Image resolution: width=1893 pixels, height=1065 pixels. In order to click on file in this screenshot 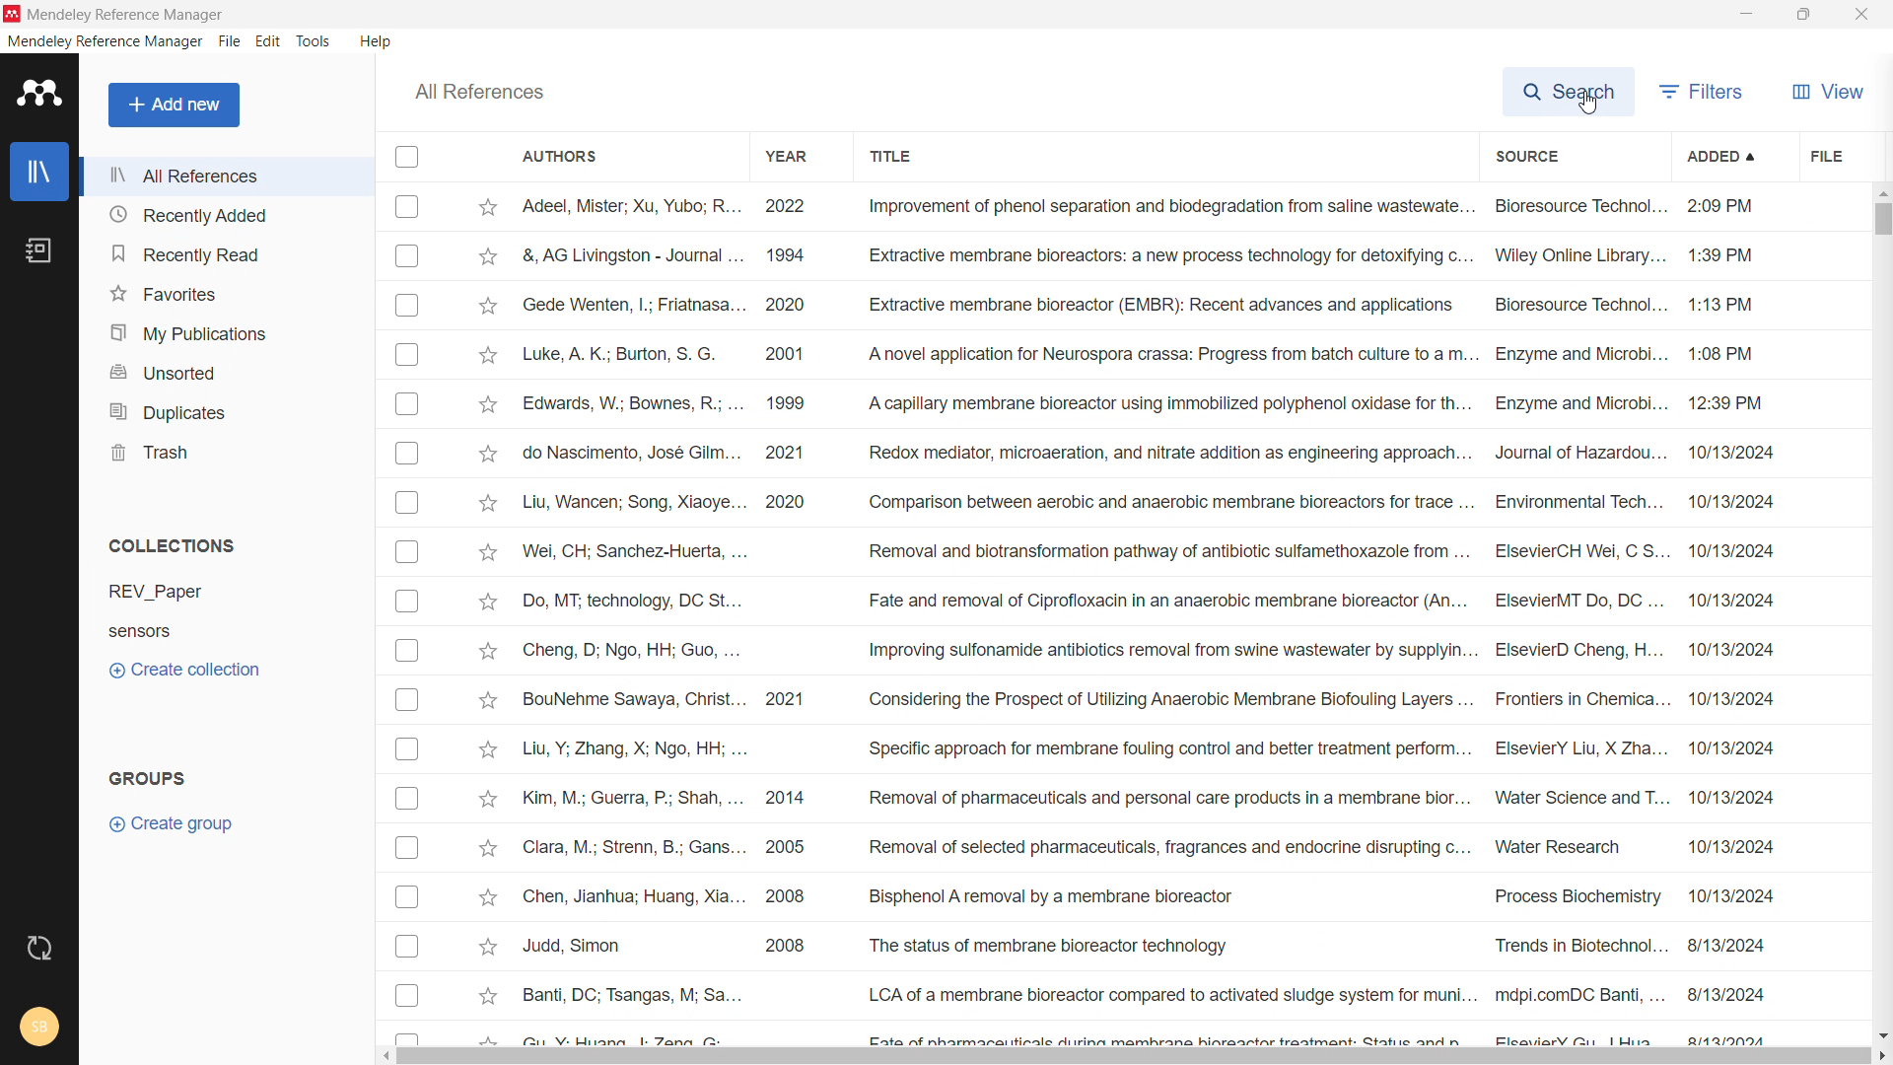, I will do `click(1846, 156)`.